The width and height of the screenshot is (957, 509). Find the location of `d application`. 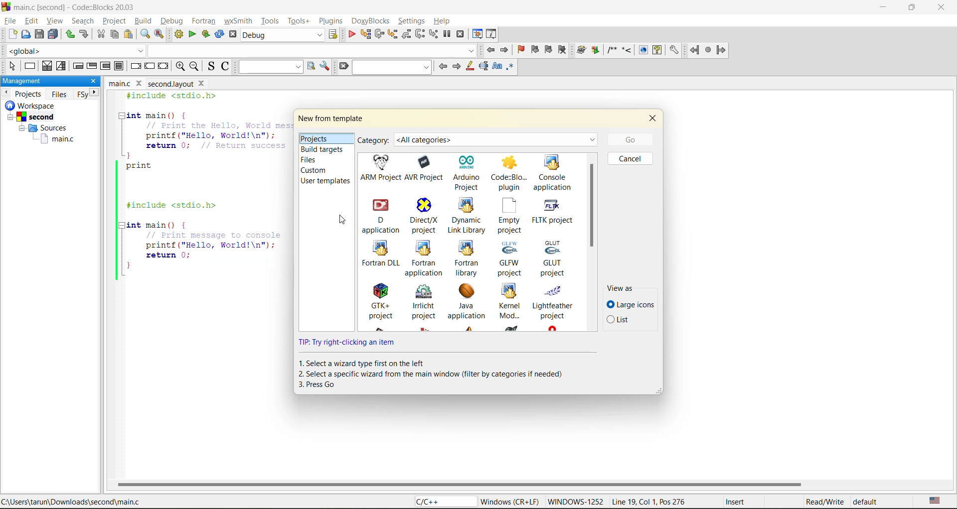

d application is located at coordinates (381, 216).